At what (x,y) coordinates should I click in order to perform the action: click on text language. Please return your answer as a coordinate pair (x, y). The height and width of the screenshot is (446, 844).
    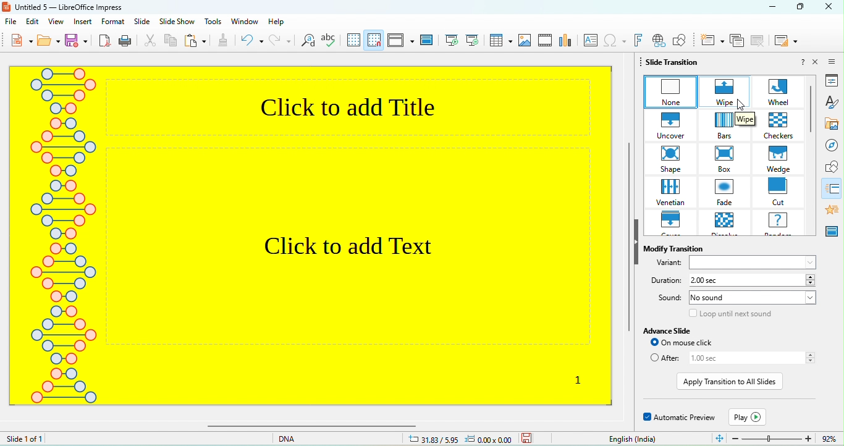
    Looking at the image, I should click on (631, 439).